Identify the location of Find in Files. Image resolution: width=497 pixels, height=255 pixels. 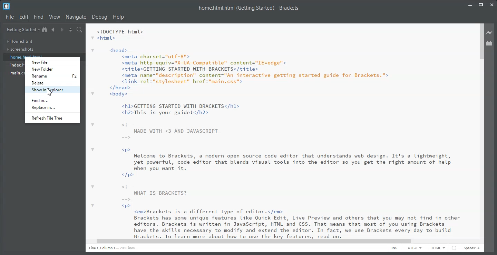
(80, 30).